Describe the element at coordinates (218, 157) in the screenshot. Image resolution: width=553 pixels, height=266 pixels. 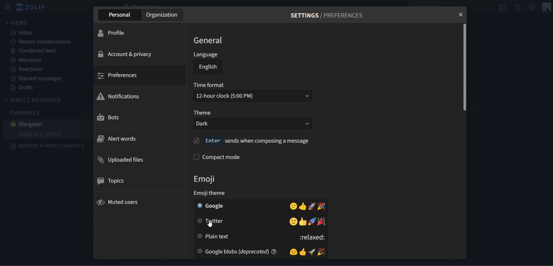
I see `compact mode` at that location.